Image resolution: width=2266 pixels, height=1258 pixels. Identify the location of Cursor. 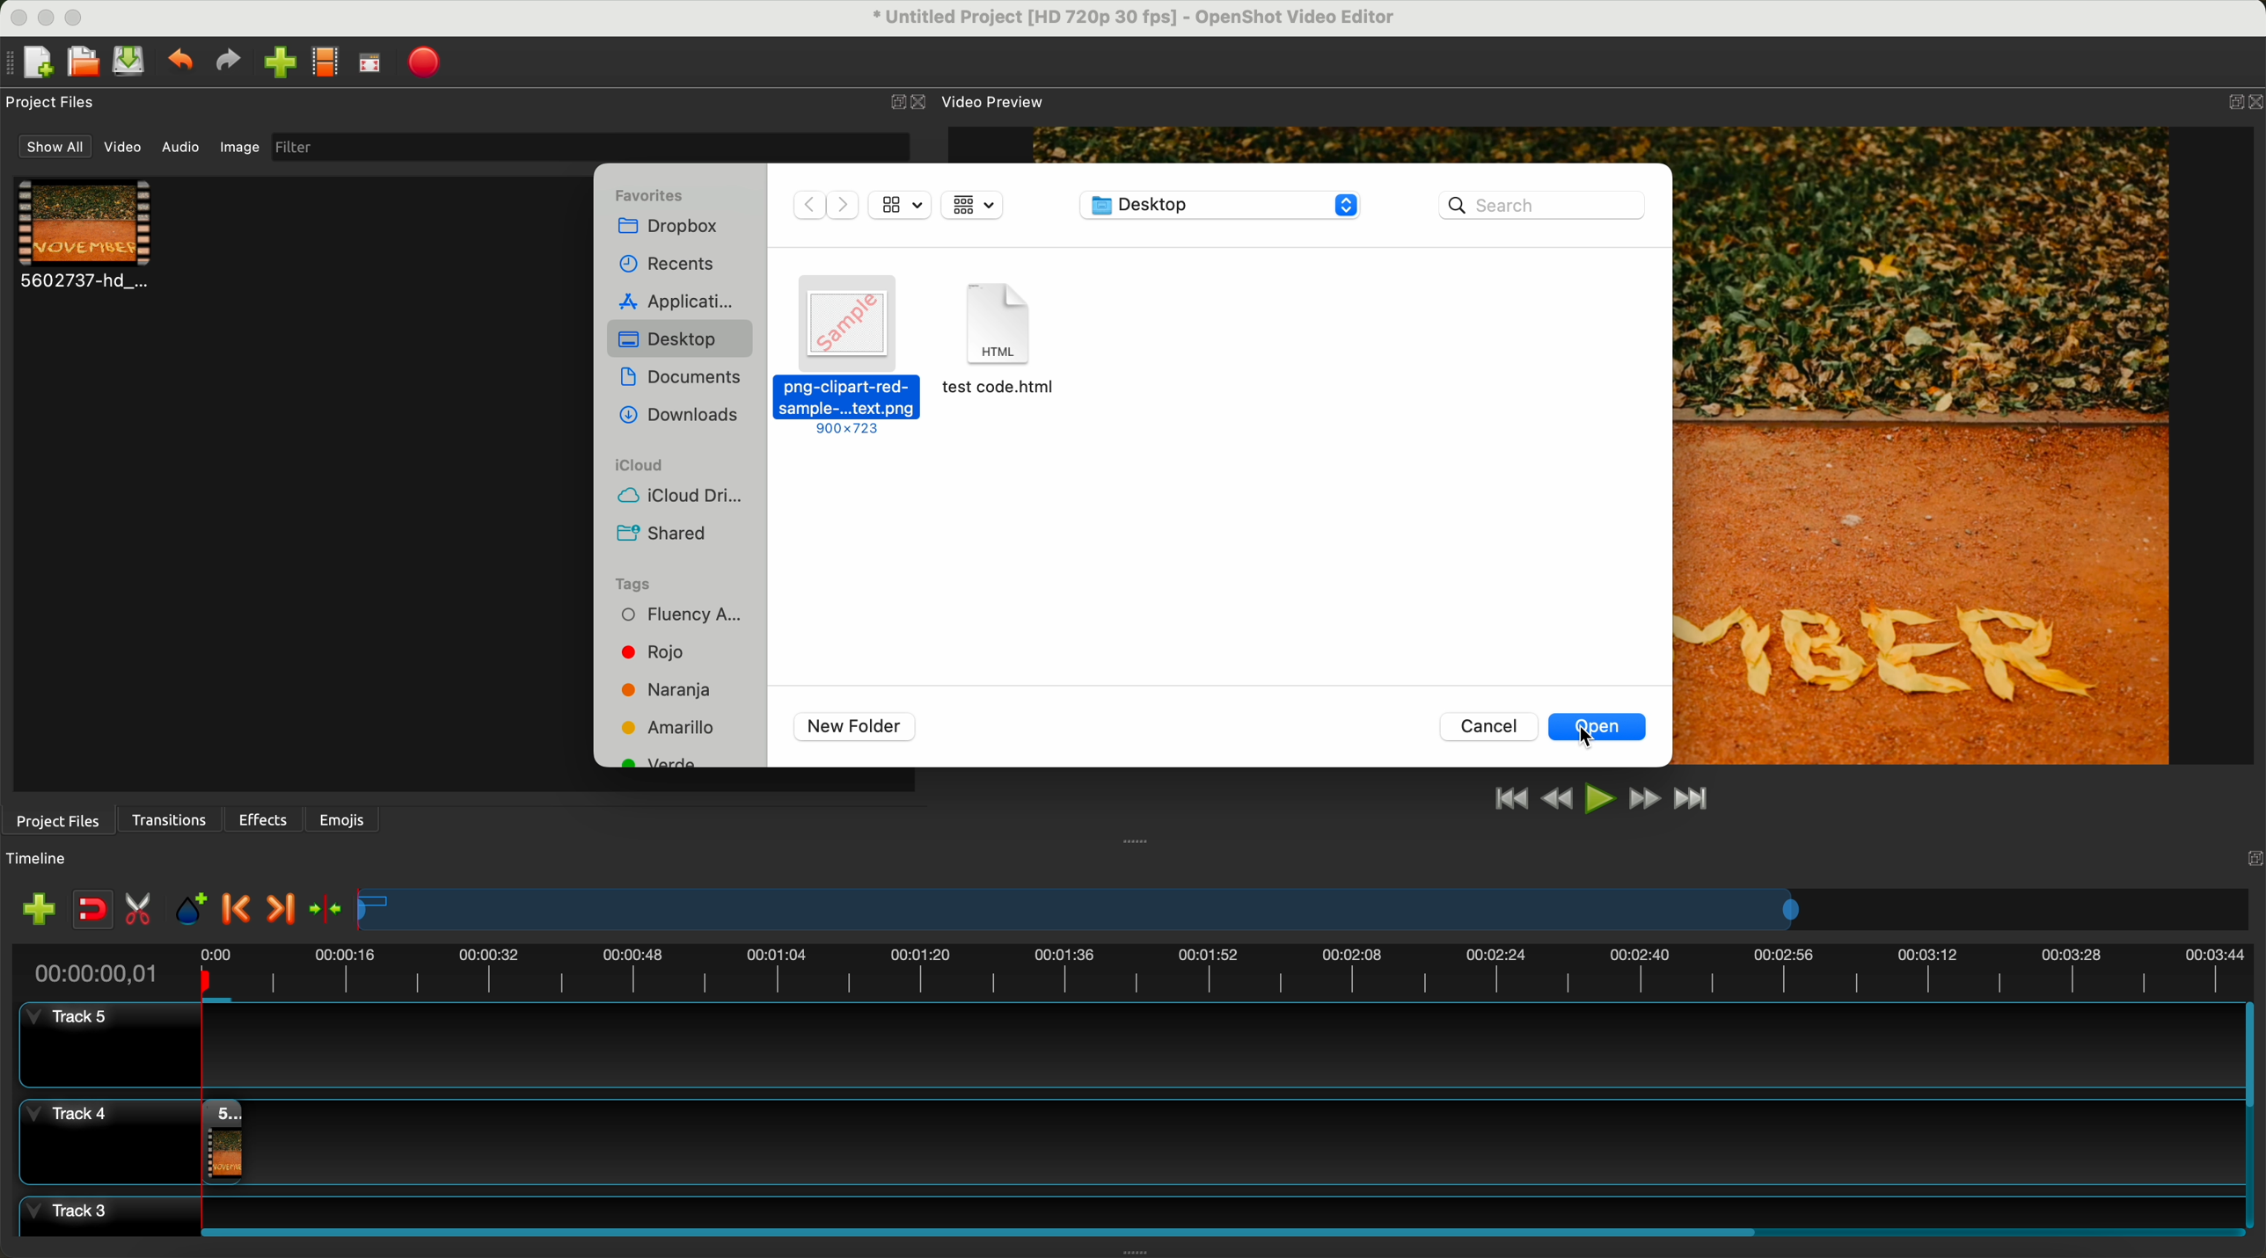
(1594, 737).